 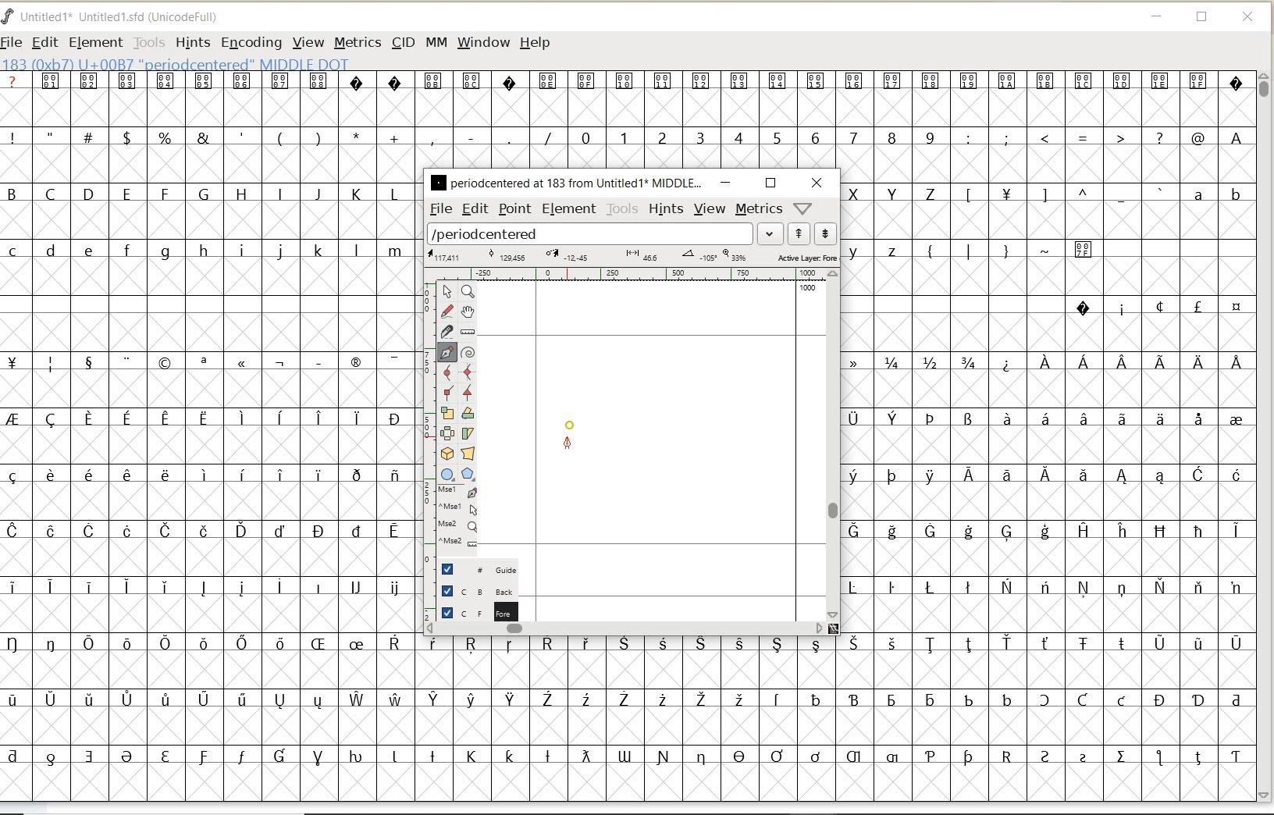 I want to click on skew the selection, so click(x=468, y=432).